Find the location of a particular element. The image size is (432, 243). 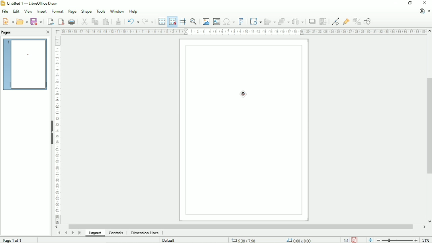

Vertical scroll button is located at coordinates (429, 222).